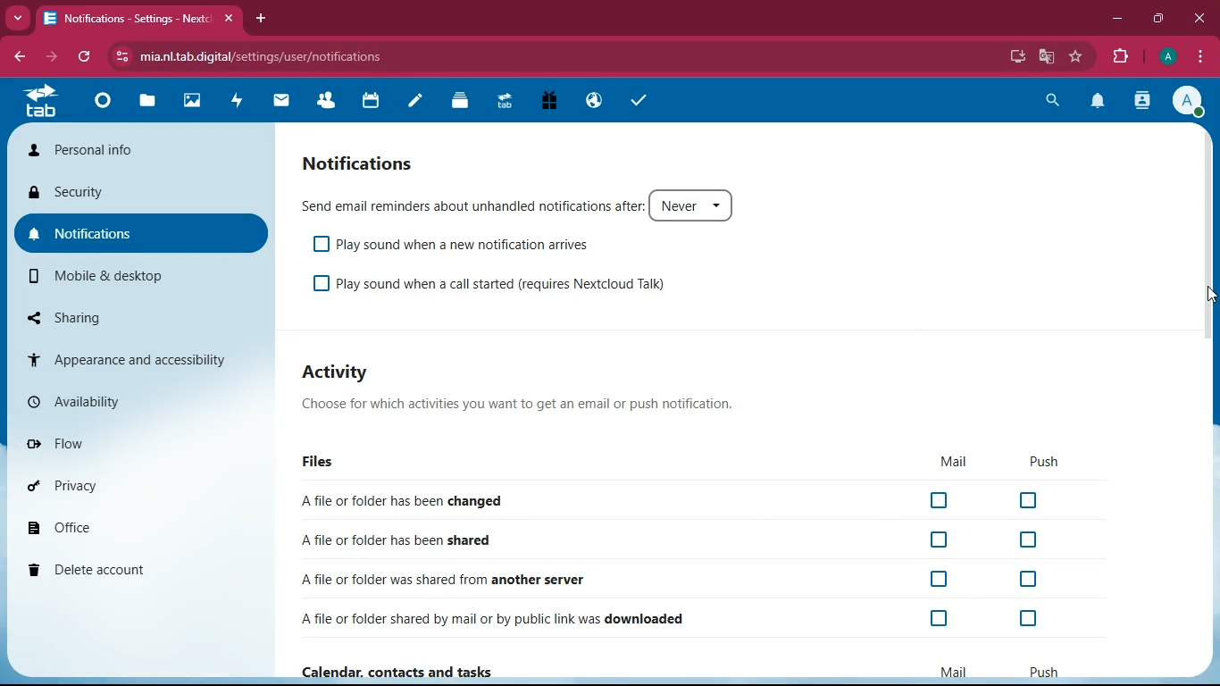 This screenshot has width=1220, height=686. I want to click on favorite, so click(1075, 57).